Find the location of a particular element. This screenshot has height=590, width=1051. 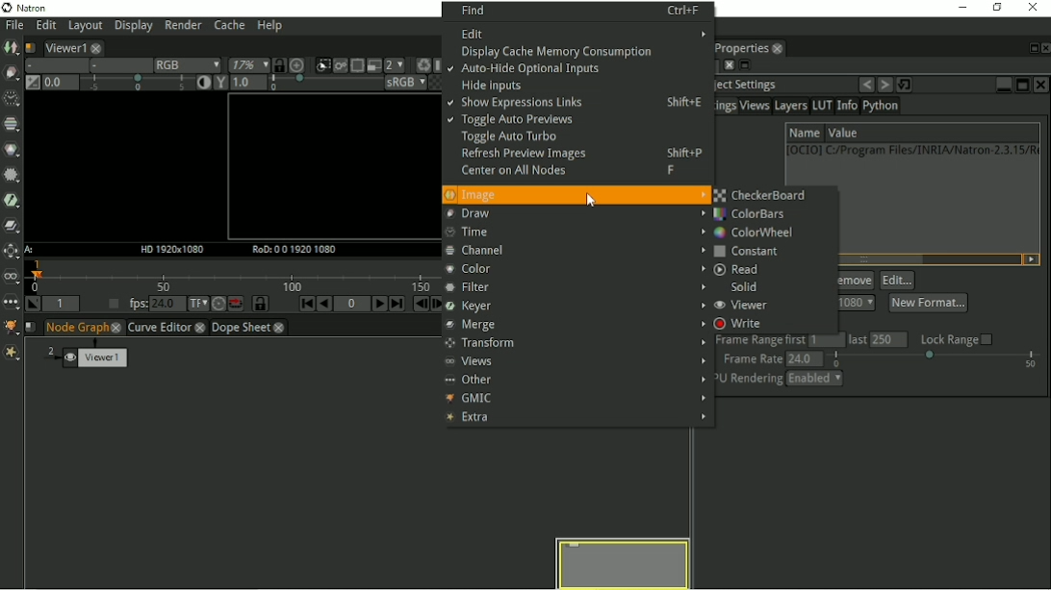

Remove is located at coordinates (856, 281).